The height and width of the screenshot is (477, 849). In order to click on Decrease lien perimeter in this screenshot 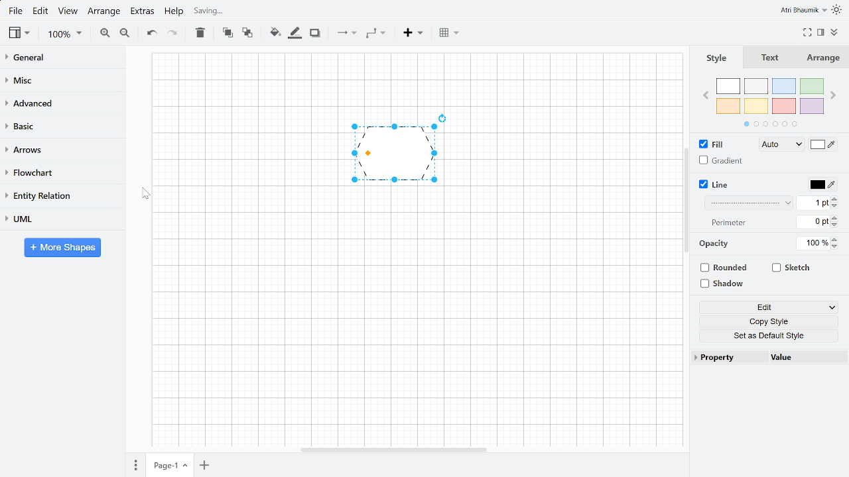, I will do `click(836, 225)`.